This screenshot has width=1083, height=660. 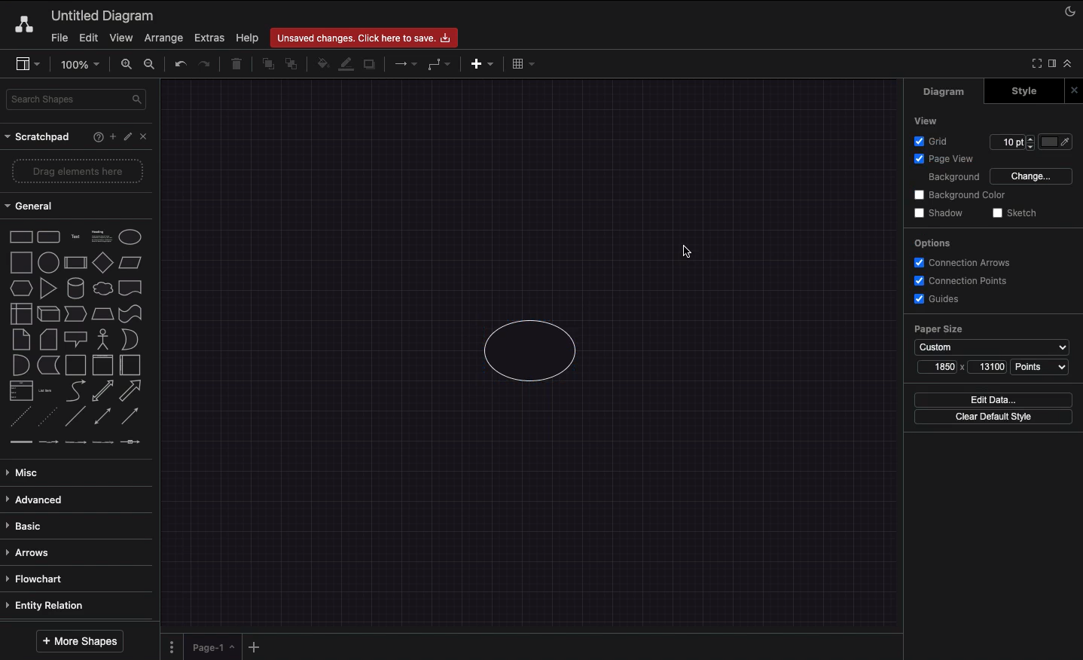 I want to click on Background , so click(x=944, y=178).